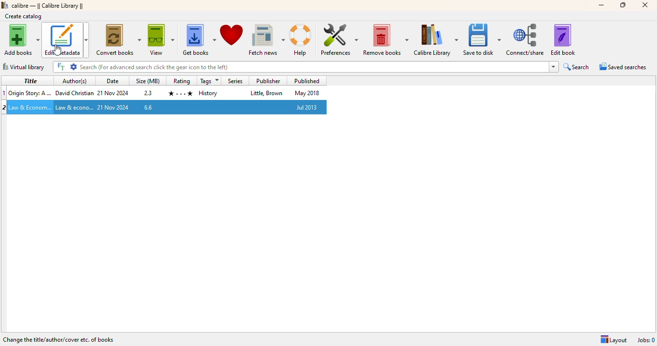  Describe the element at coordinates (307, 93) in the screenshot. I see `published date` at that location.